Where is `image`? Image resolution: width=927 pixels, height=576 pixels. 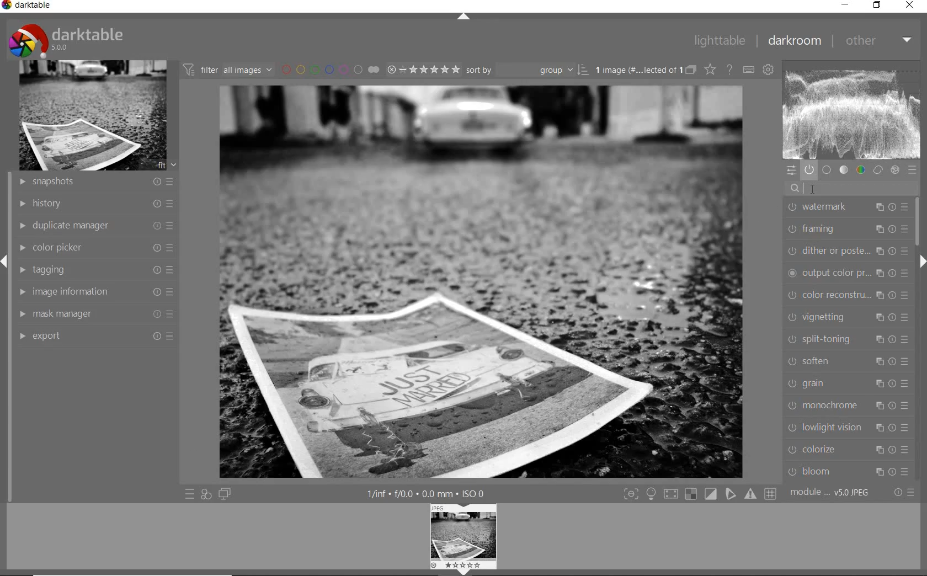 image is located at coordinates (93, 116).